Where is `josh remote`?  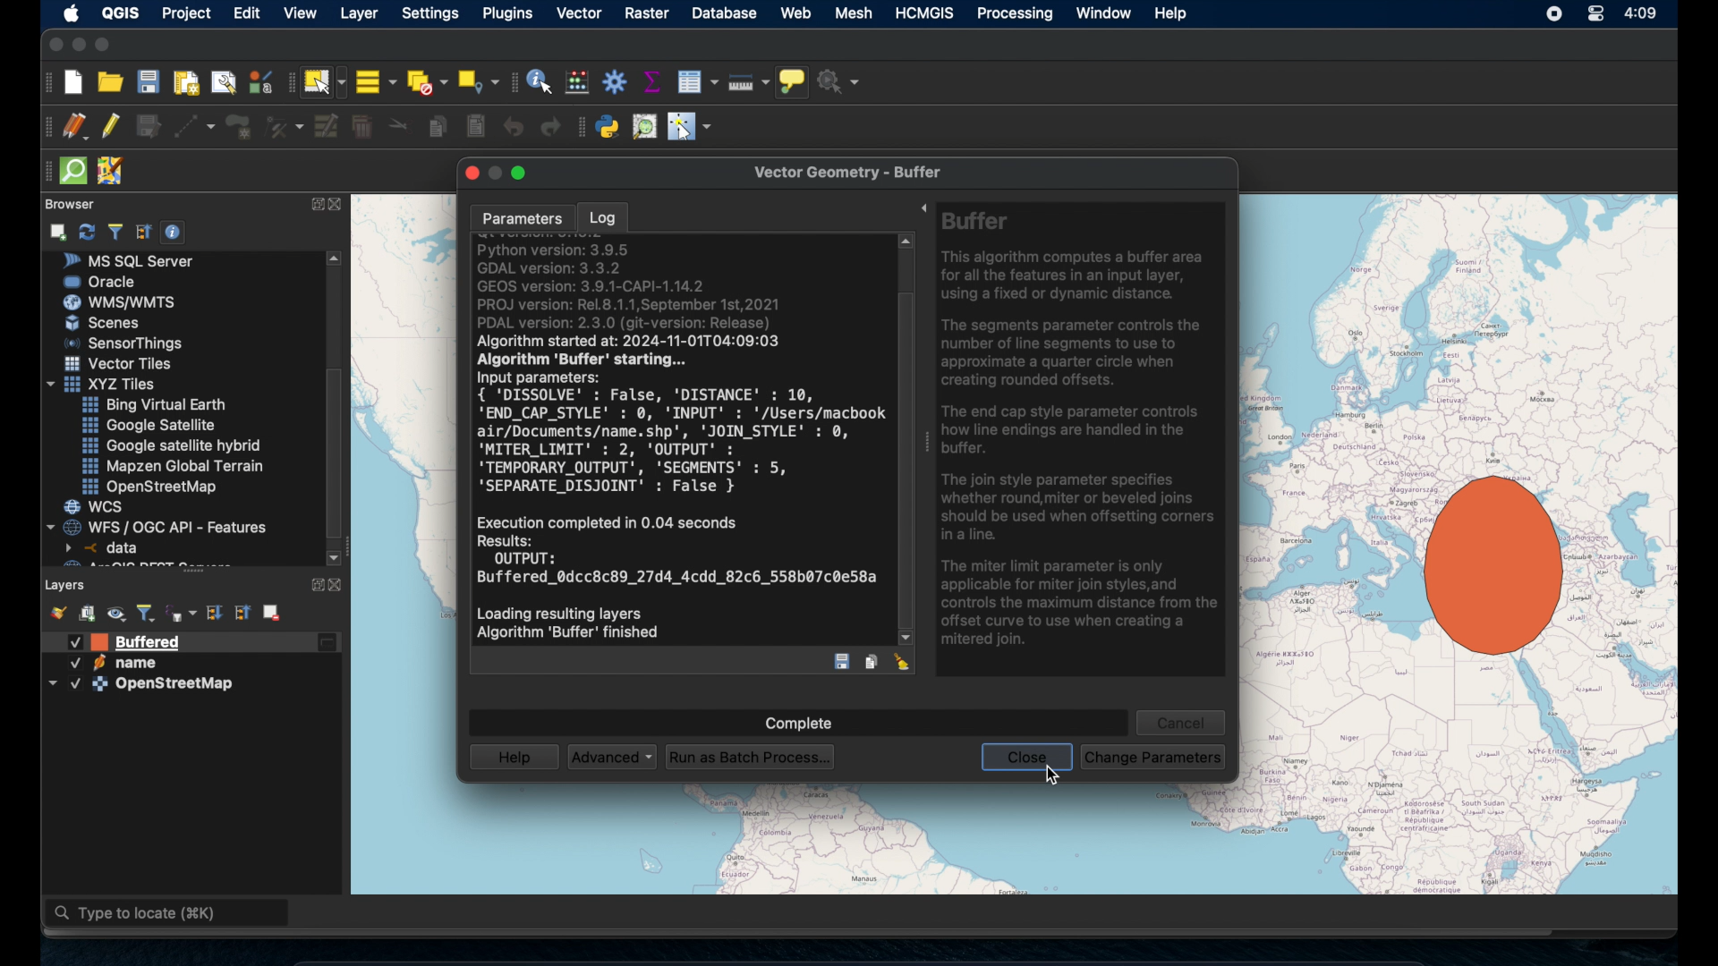
josh remote is located at coordinates (115, 172).